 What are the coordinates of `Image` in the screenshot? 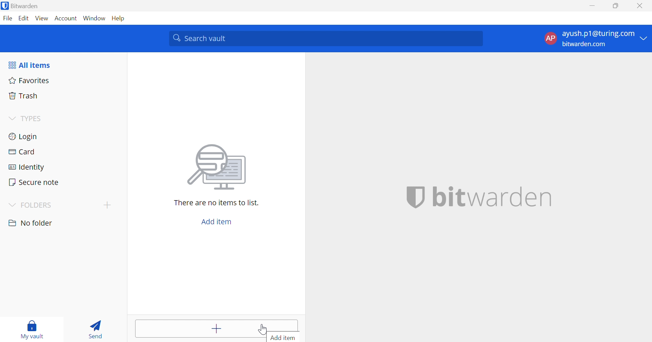 It's located at (218, 167).